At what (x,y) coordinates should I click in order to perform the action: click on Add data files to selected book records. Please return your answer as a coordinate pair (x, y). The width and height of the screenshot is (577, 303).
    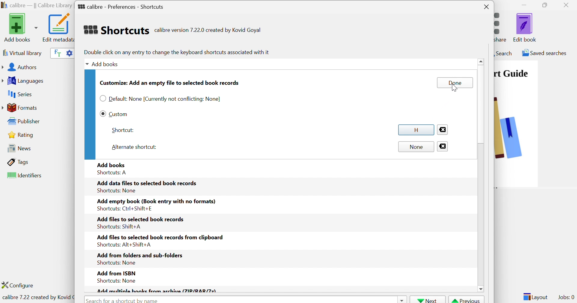
    Looking at the image, I should click on (148, 183).